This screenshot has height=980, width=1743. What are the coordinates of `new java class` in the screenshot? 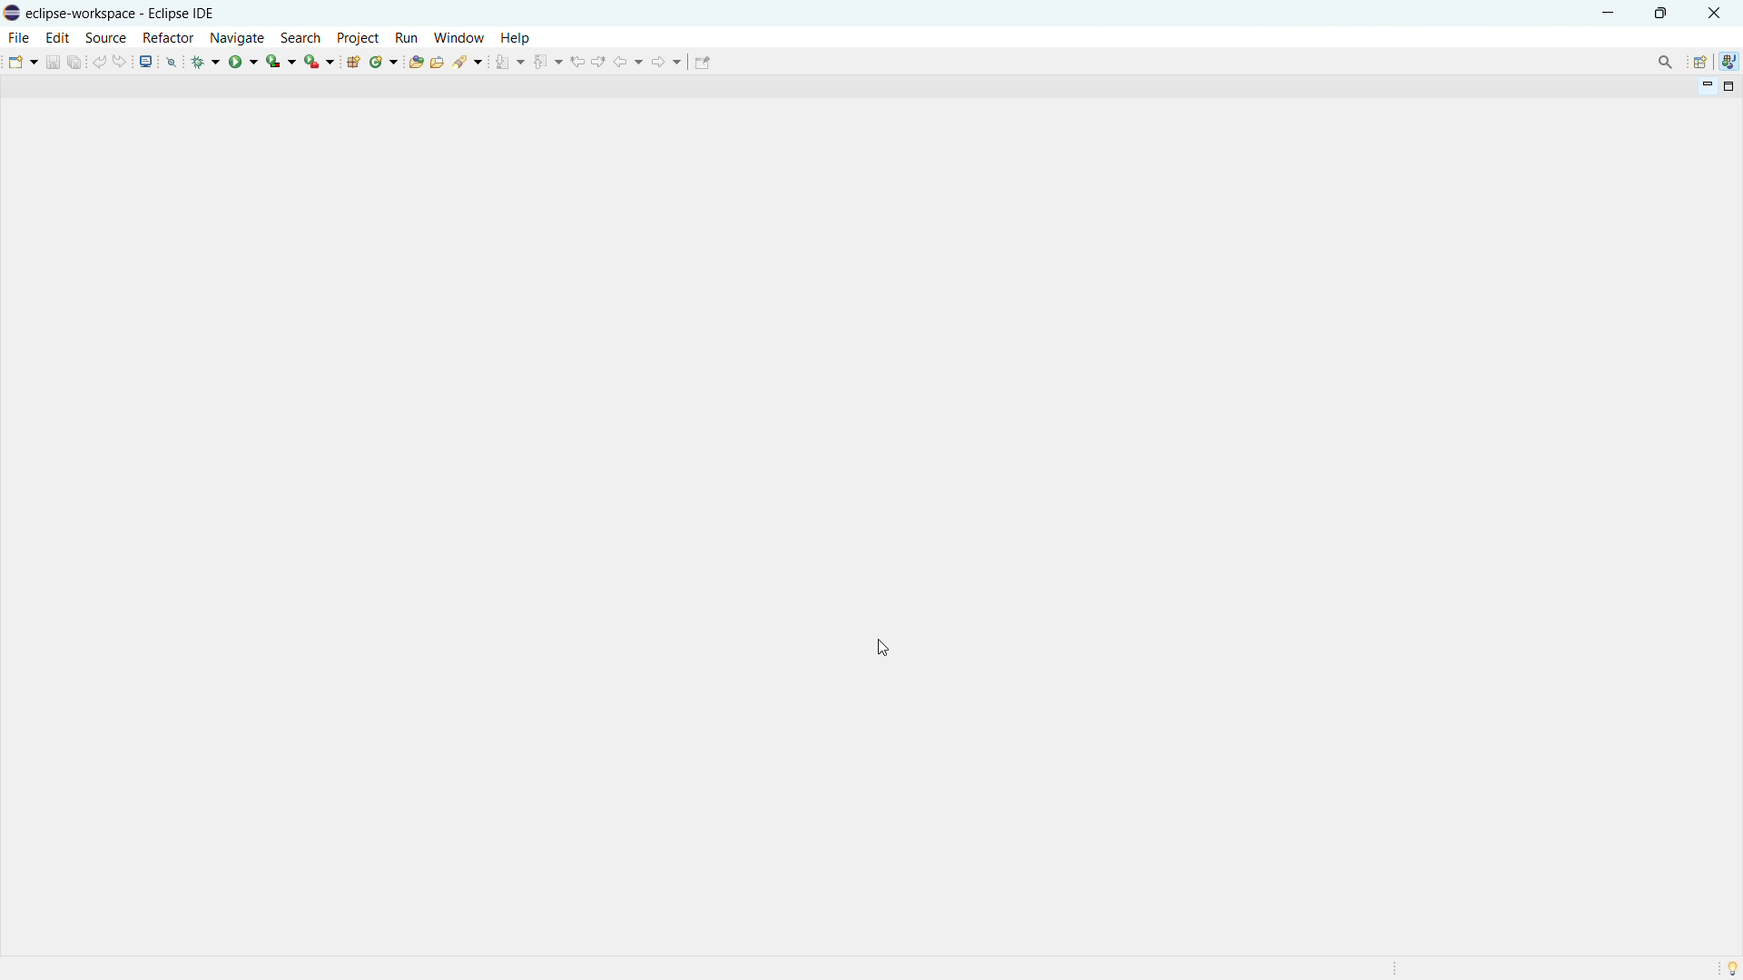 It's located at (385, 62).